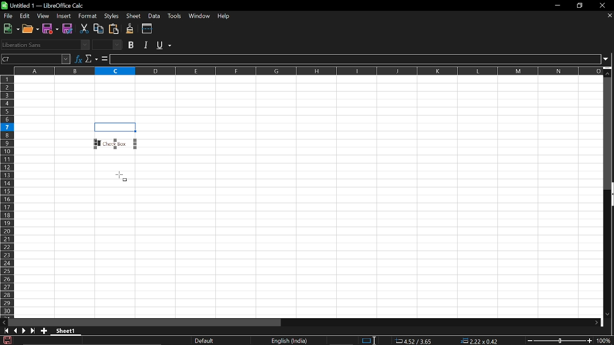  Describe the element at coordinates (147, 45) in the screenshot. I see `Italic` at that location.